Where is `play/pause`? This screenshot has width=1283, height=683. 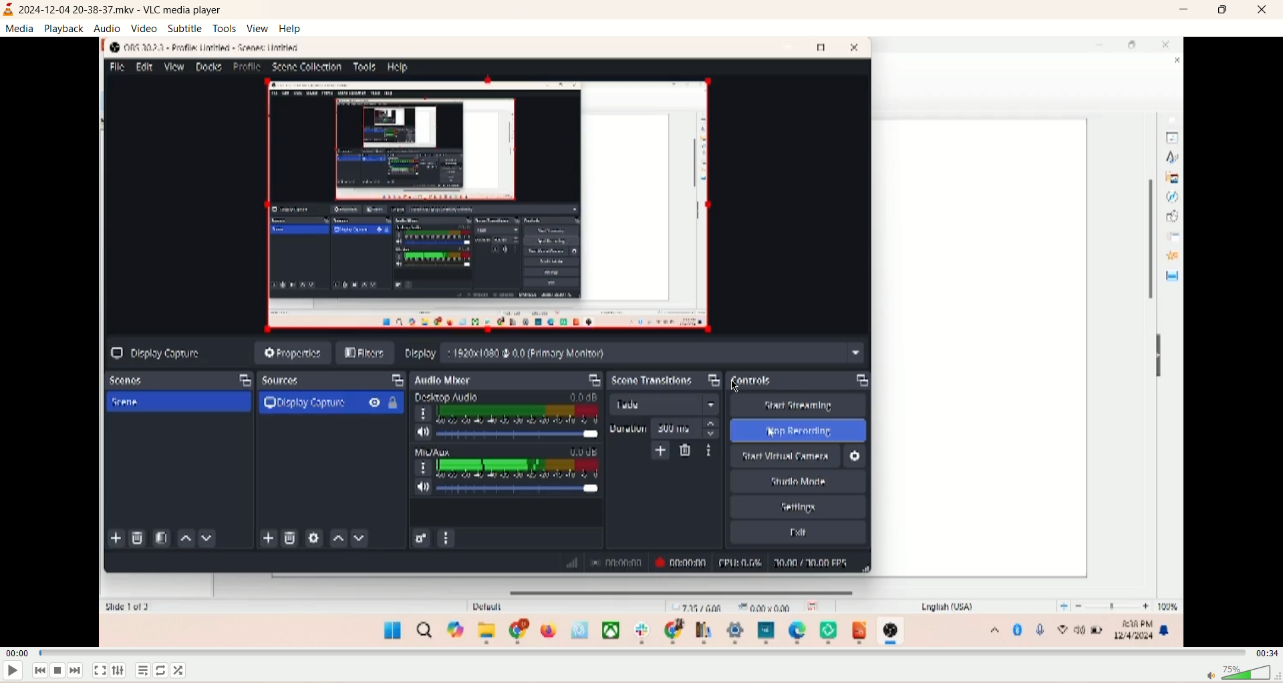 play/pause is located at coordinates (12, 673).